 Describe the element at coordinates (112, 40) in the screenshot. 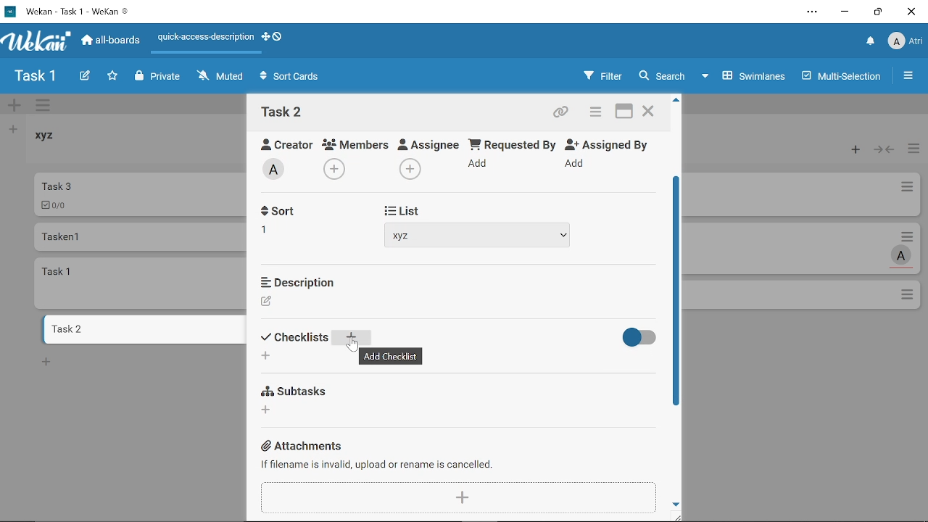

I see `All boards` at that location.